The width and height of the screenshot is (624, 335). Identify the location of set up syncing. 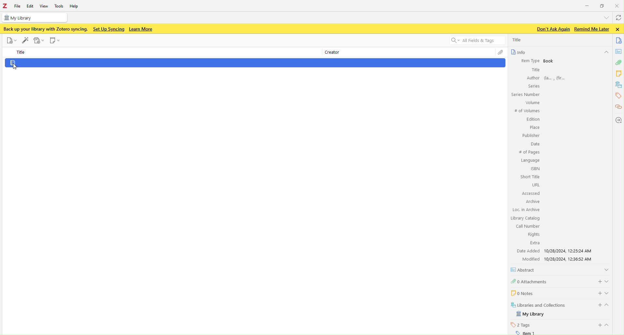
(110, 29).